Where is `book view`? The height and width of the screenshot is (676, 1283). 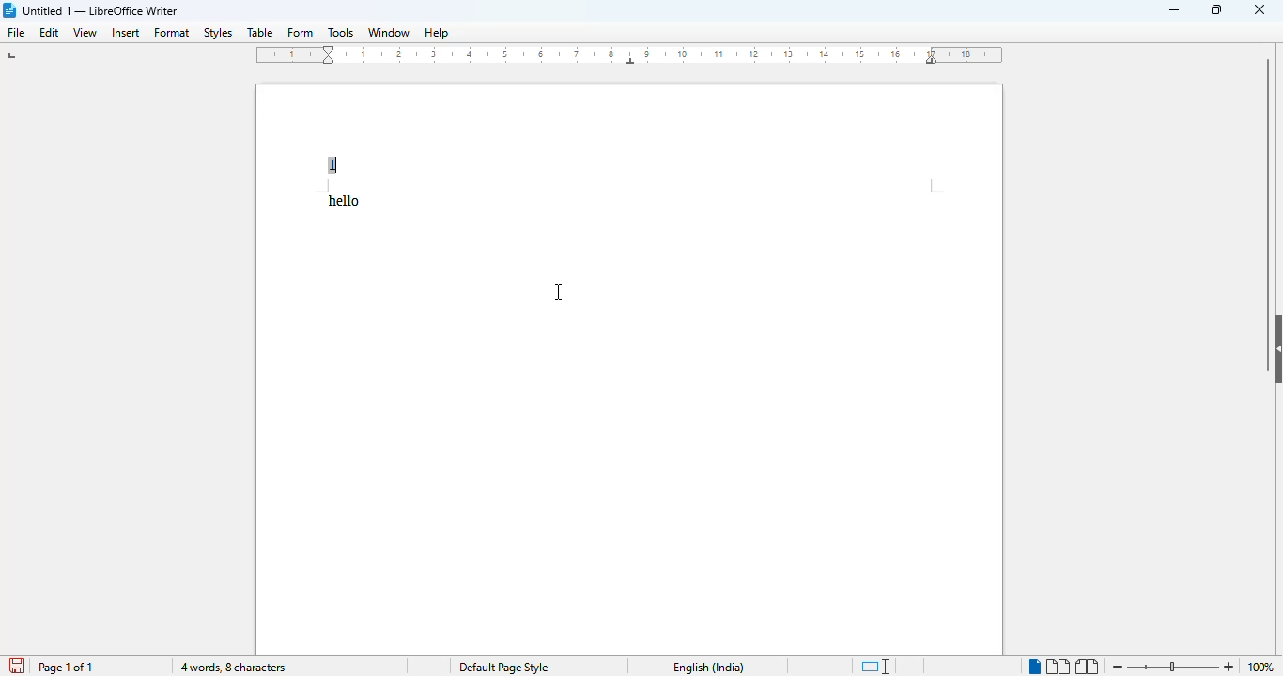 book view is located at coordinates (1088, 667).